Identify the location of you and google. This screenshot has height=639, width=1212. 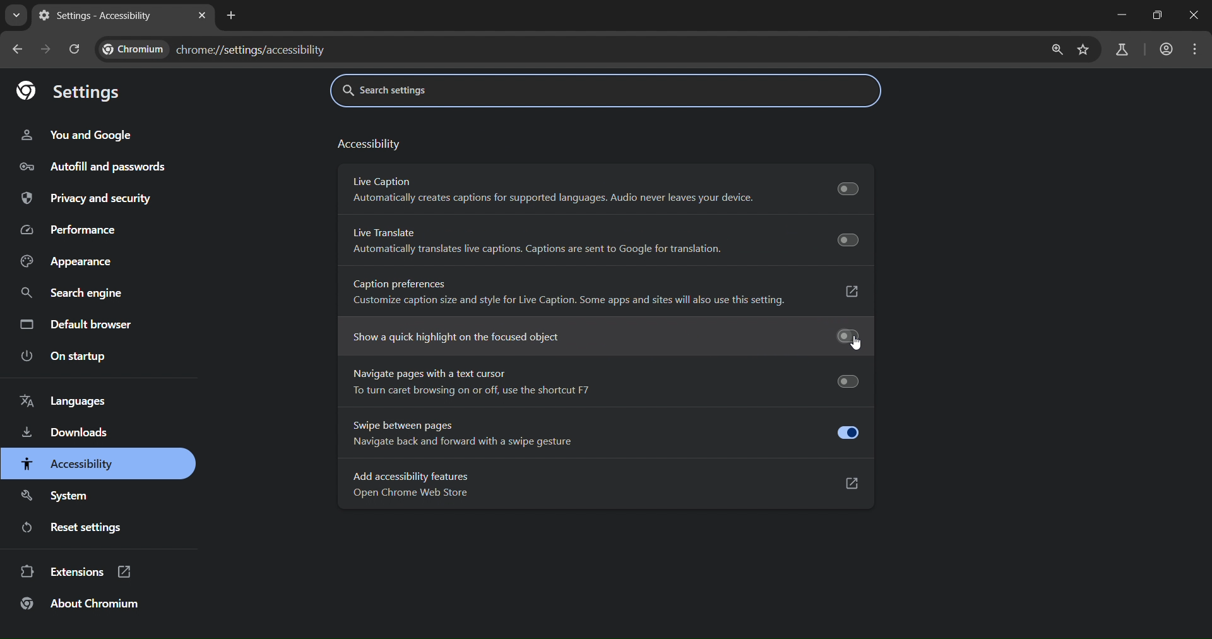
(79, 136).